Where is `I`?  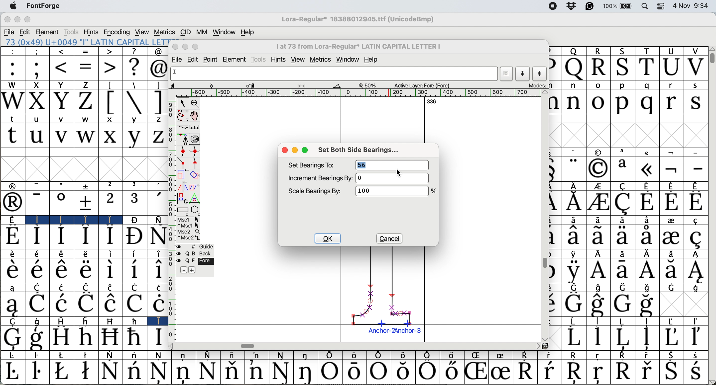
I is located at coordinates (36, 220).